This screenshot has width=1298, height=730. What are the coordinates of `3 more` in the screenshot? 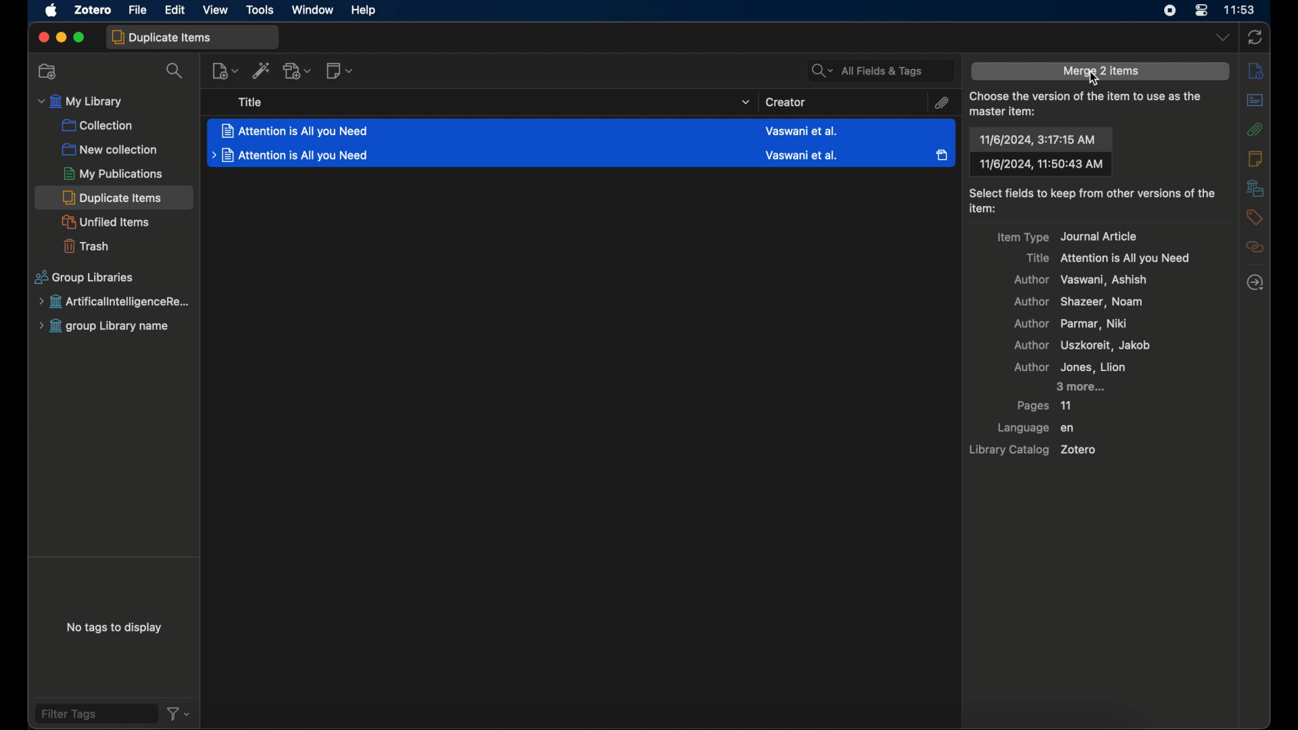 It's located at (1080, 387).